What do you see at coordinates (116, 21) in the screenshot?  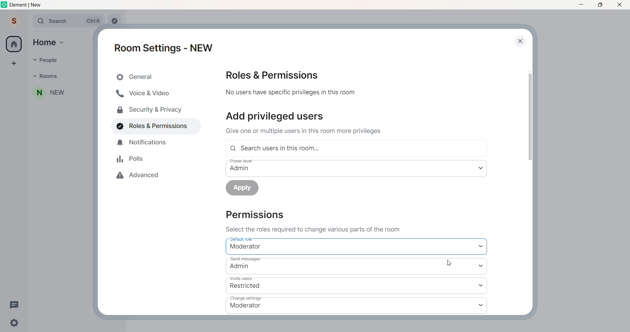 I see `explore` at bounding box center [116, 21].